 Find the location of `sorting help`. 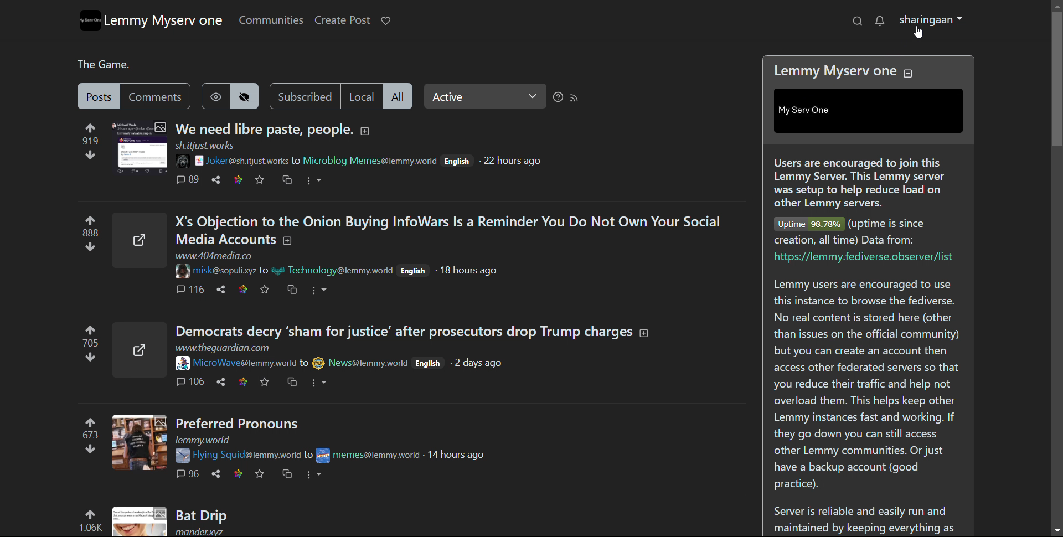

sorting help is located at coordinates (558, 97).